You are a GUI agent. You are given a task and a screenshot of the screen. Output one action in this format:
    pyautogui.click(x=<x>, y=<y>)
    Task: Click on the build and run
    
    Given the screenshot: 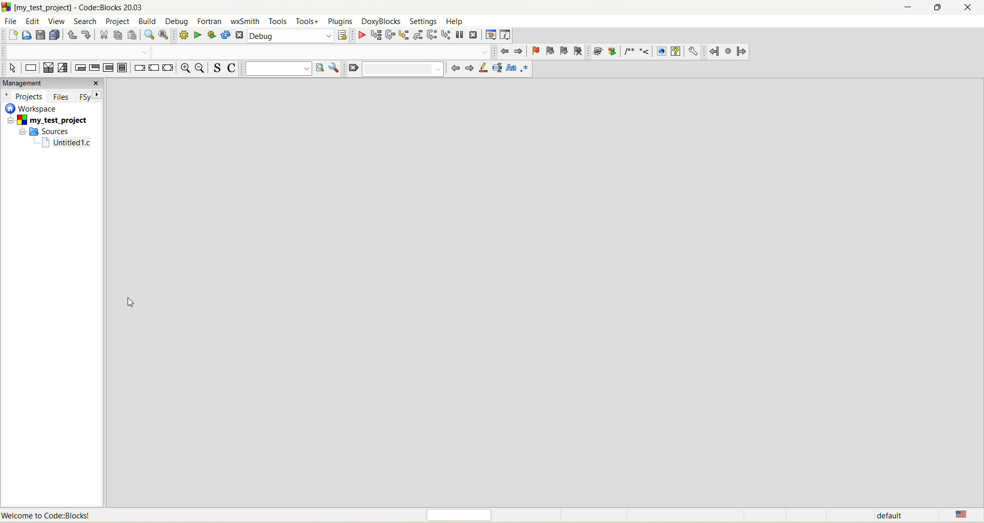 What is the action you would take?
    pyautogui.click(x=212, y=34)
    